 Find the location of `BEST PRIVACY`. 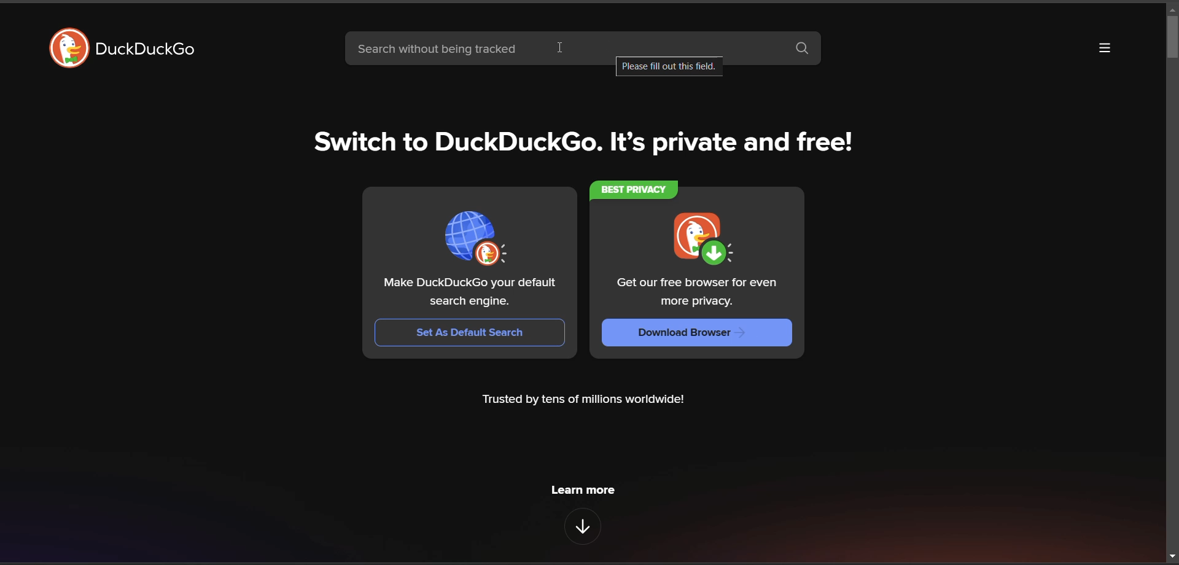

BEST PRIVACY is located at coordinates (636, 192).